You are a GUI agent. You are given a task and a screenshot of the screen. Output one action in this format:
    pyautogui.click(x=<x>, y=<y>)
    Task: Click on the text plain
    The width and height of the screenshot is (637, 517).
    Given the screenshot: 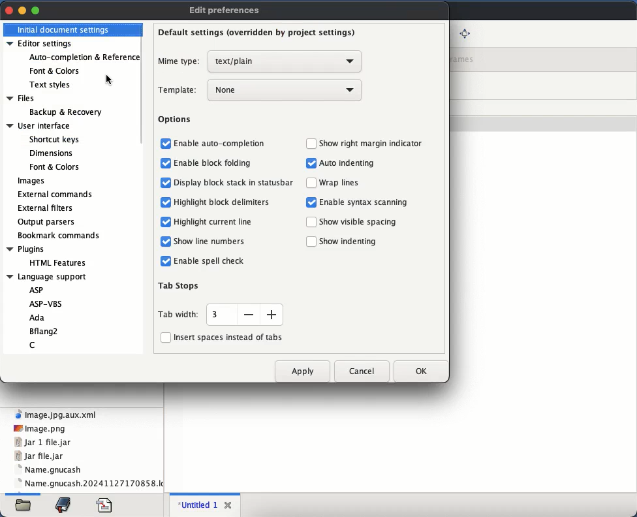 What is the action you would take?
    pyautogui.click(x=286, y=62)
    